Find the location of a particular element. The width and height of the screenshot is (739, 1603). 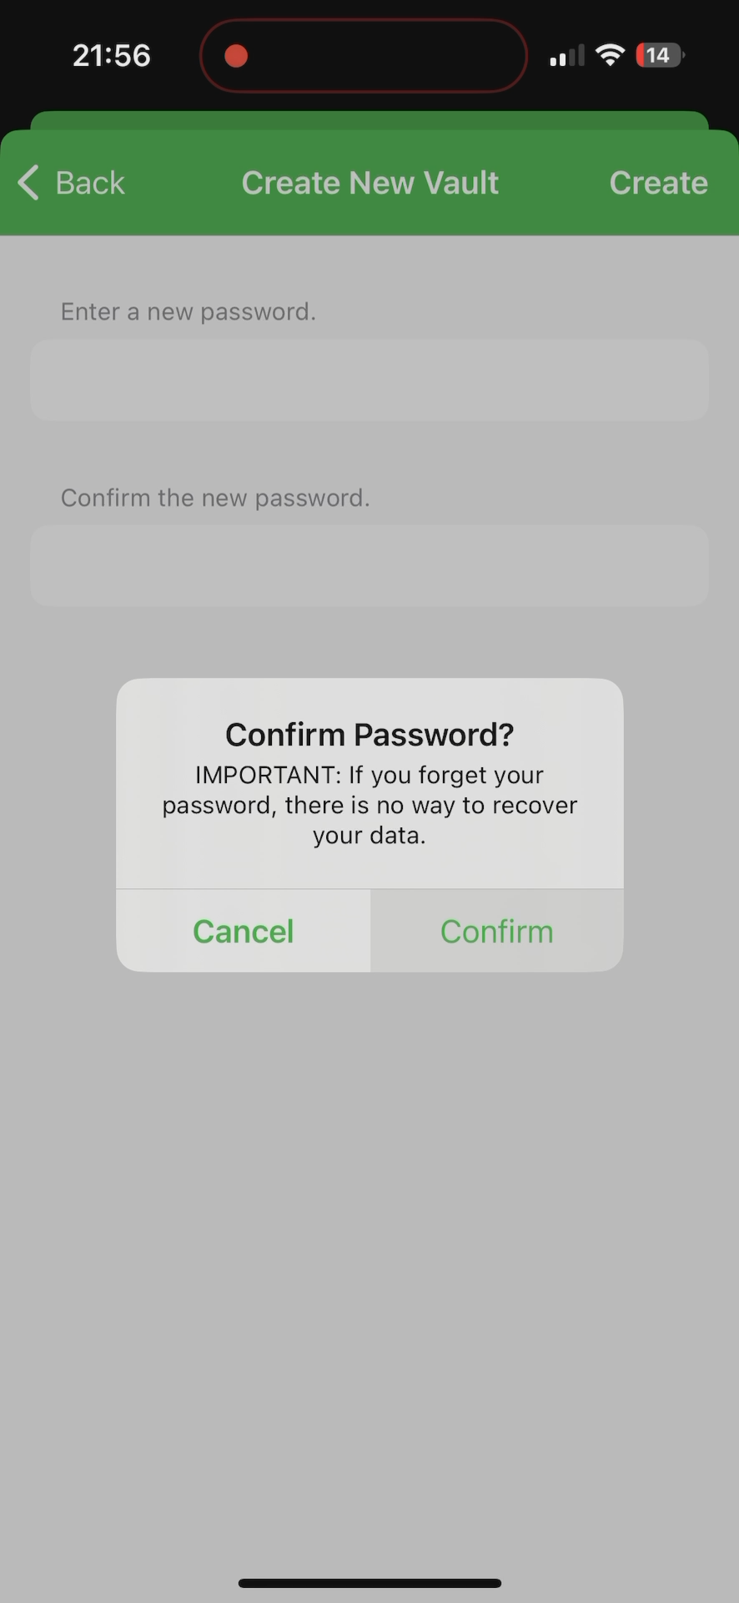

confirm is located at coordinates (495, 914).